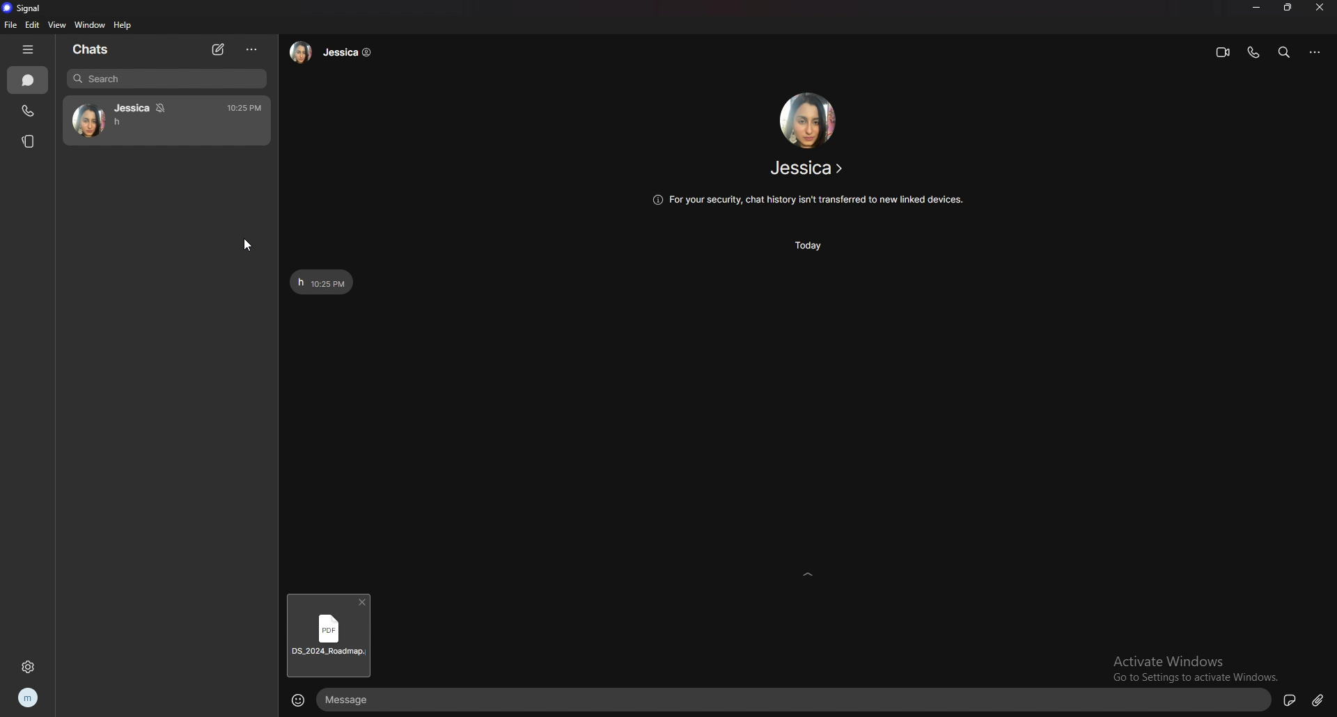 The image size is (1337, 717). I want to click on search messages, so click(1284, 52).